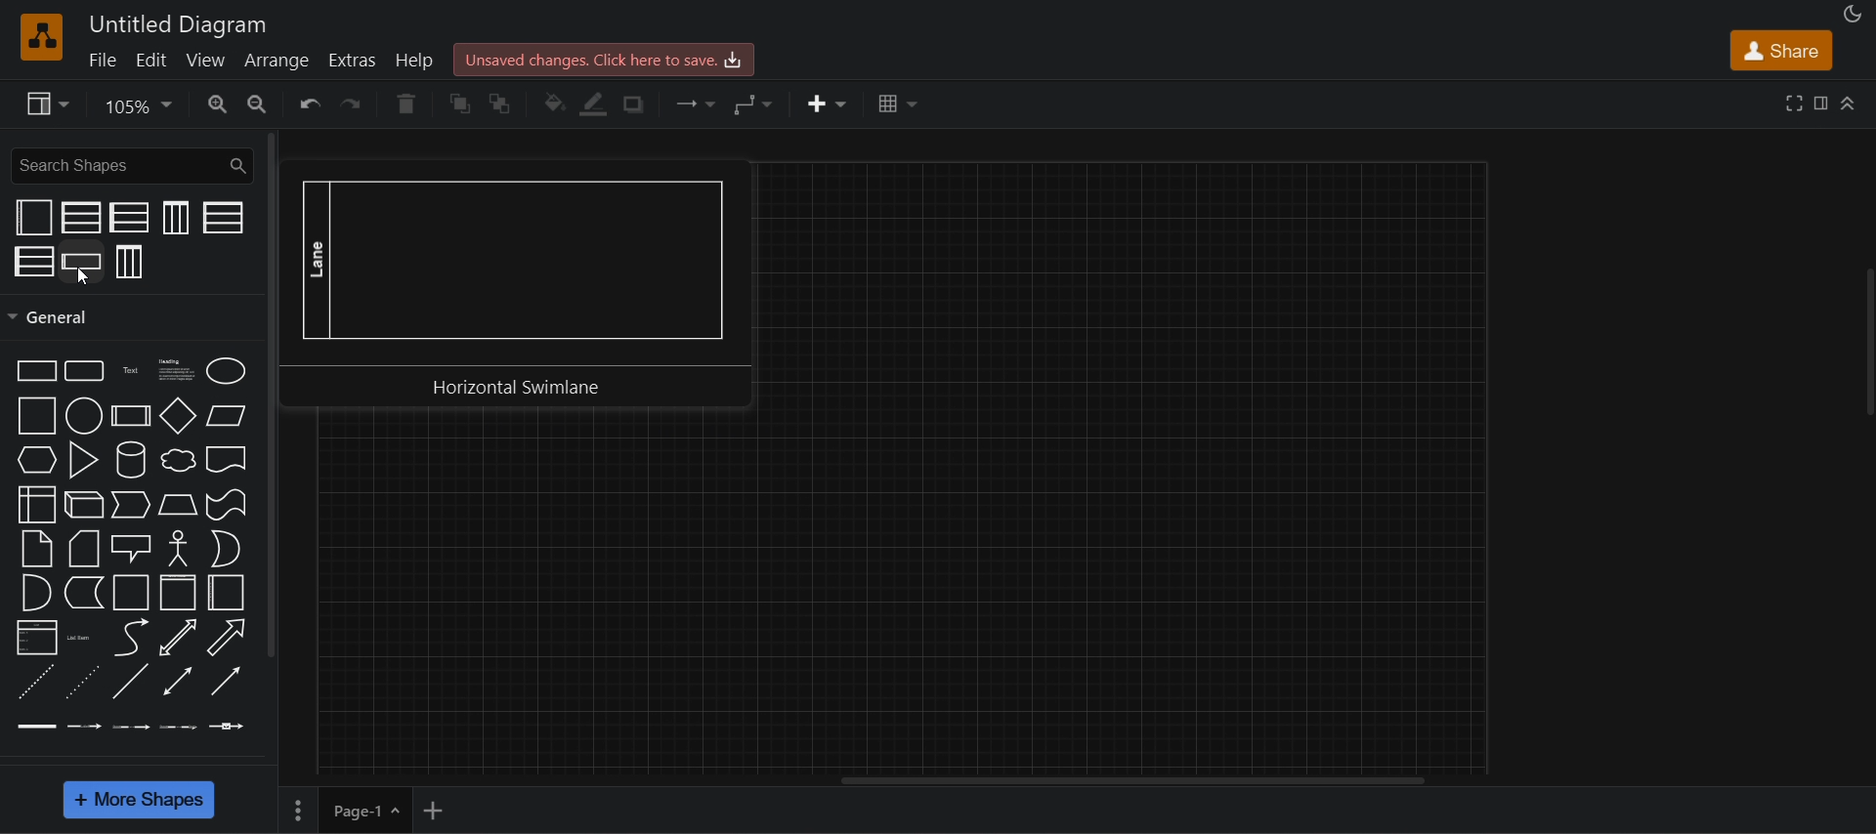 Image resolution: width=1876 pixels, height=834 pixels. Describe the element at coordinates (502, 104) in the screenshot. I see `to back` at that location.